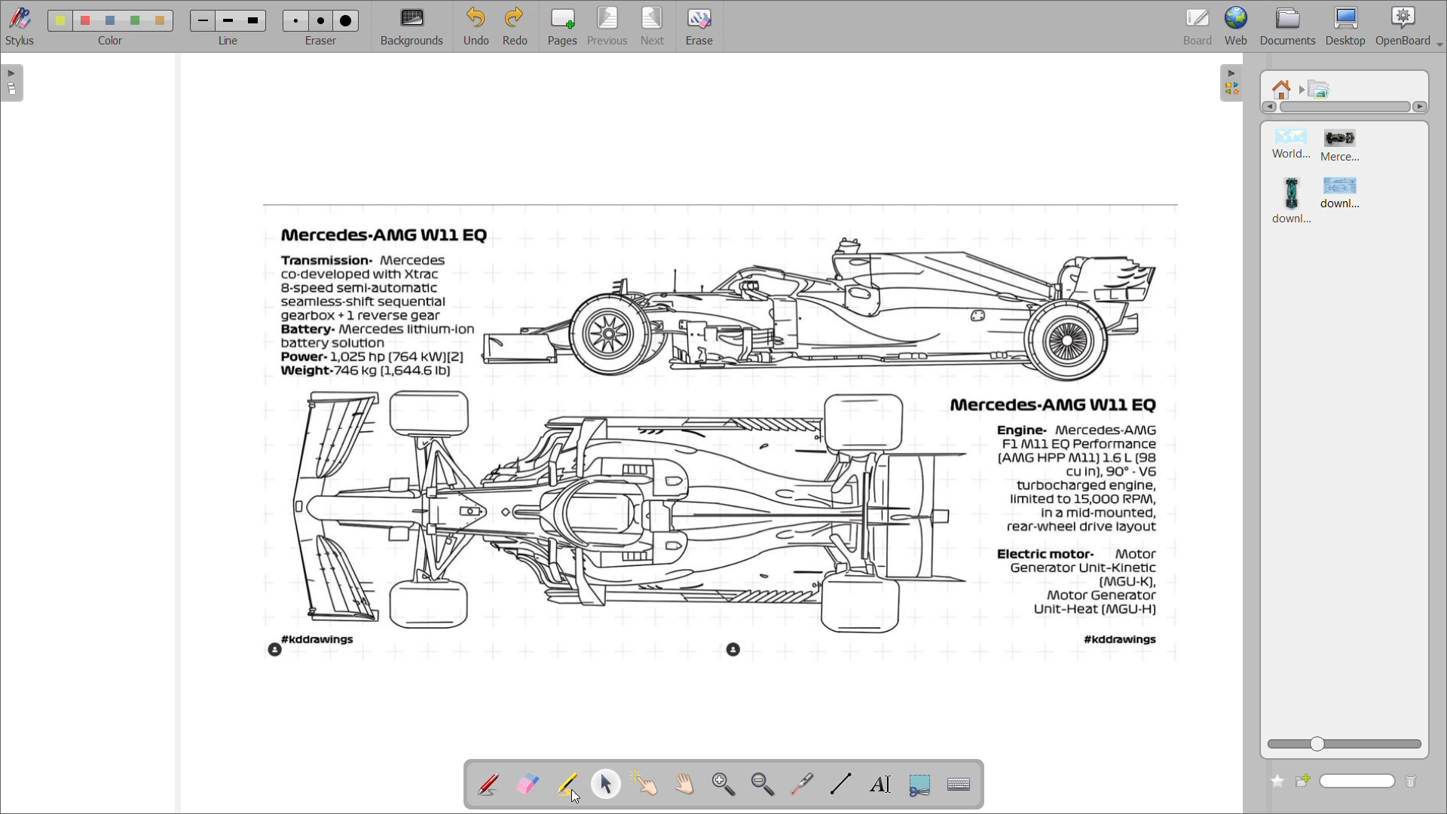 This screenshot has width=1447, height=814. I want to click on image 1, so click(1294, 144).